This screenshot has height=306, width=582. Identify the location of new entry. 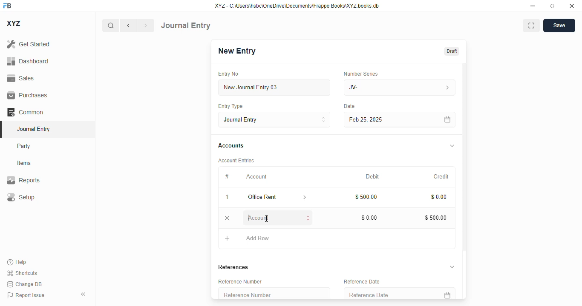
(236, 51).